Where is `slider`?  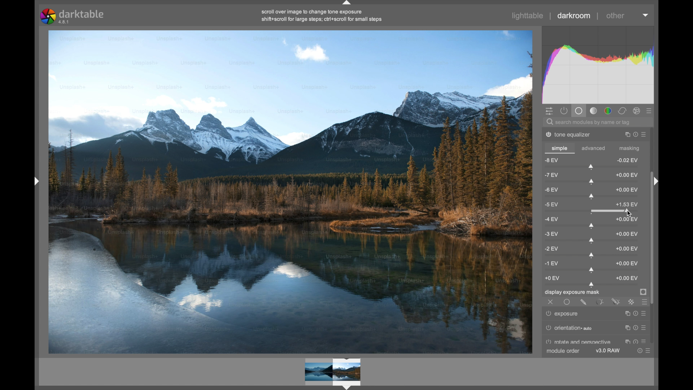 slider is located at coordinates (592, 197).